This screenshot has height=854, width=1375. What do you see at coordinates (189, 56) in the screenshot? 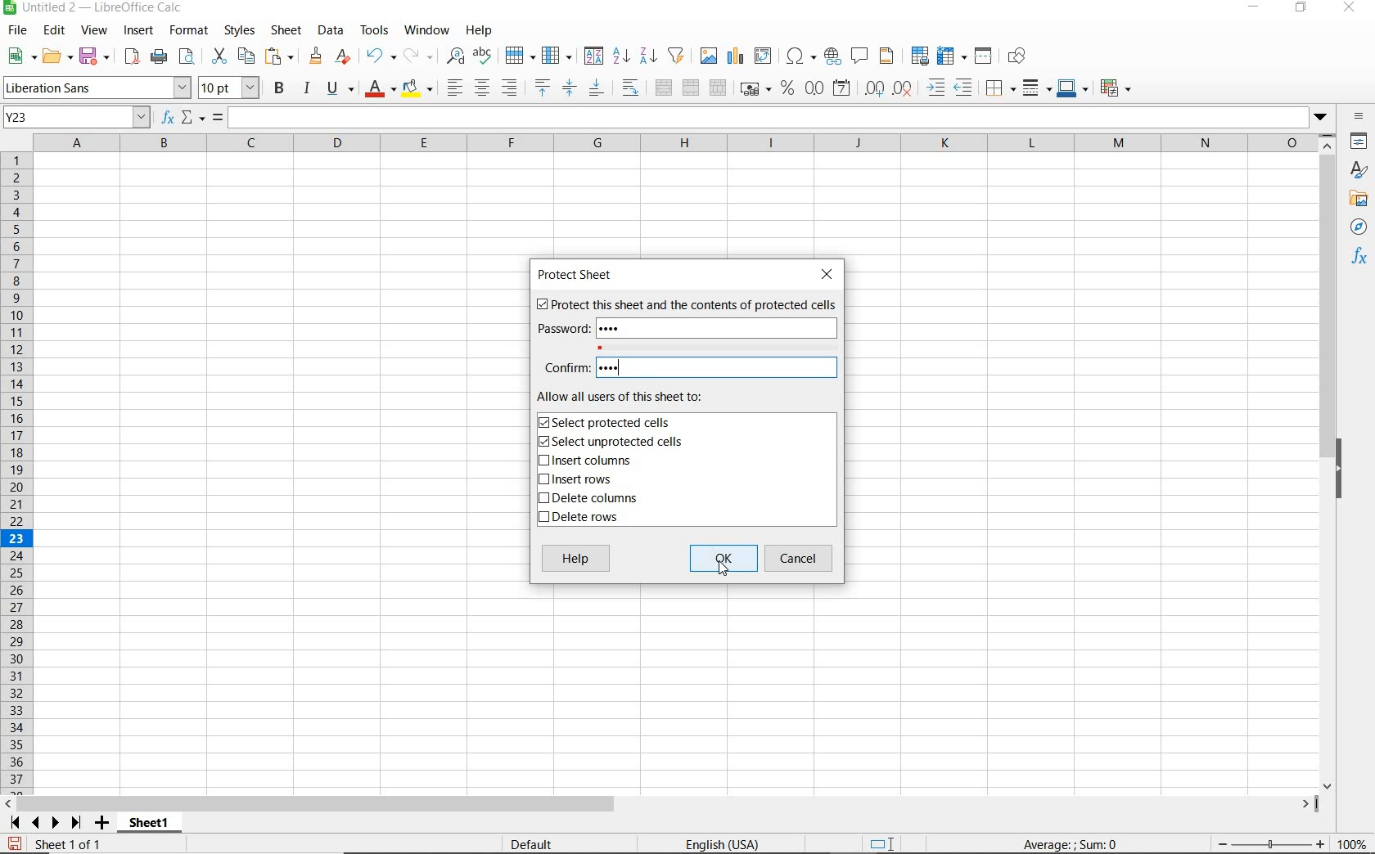
I see `TOGGLE PRINT PREVIEW` at bounding box center [189, 56].